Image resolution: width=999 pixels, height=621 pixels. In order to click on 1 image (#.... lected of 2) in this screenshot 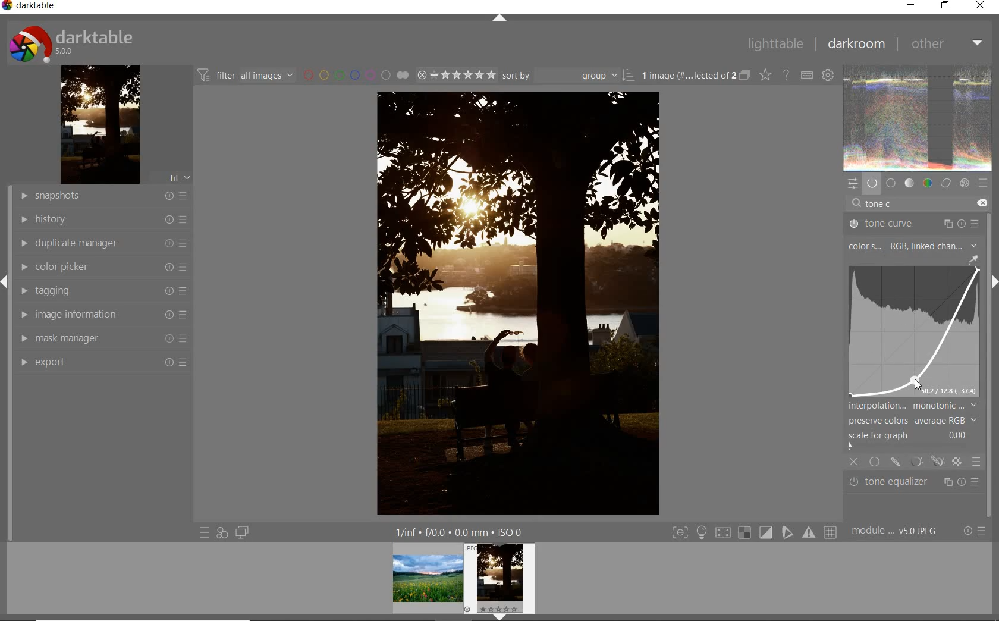, I will do `click(695, 75)`.